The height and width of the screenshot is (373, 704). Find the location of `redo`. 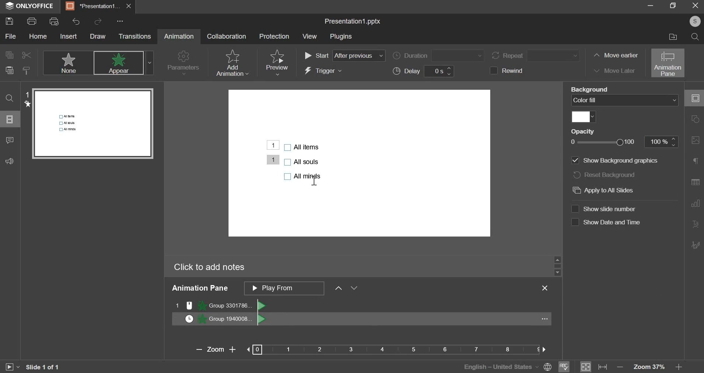

redo is located at coordinates (97, 21).